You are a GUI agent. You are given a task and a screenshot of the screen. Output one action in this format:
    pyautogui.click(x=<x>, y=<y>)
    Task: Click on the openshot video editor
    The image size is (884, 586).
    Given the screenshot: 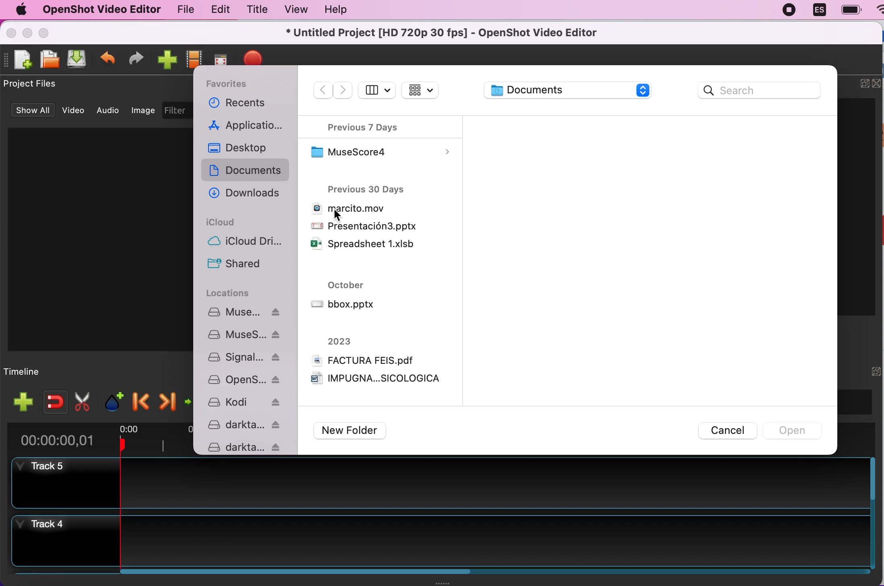 What is the action you would take?
    pyautogui.click(x=99, y=10)
    